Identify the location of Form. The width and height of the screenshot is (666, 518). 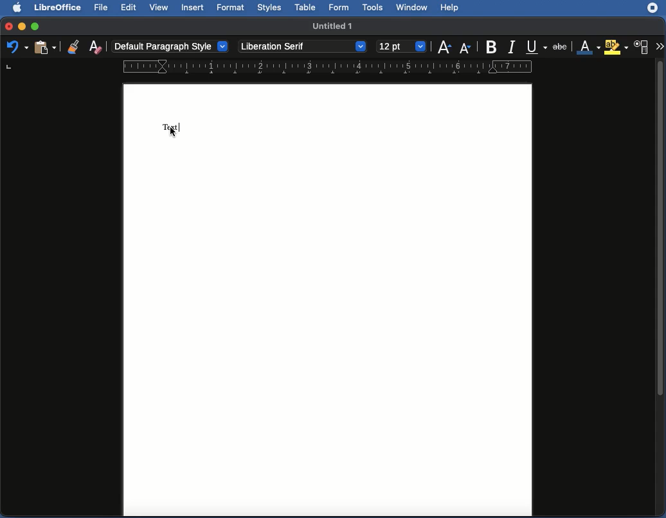
(341, 8).